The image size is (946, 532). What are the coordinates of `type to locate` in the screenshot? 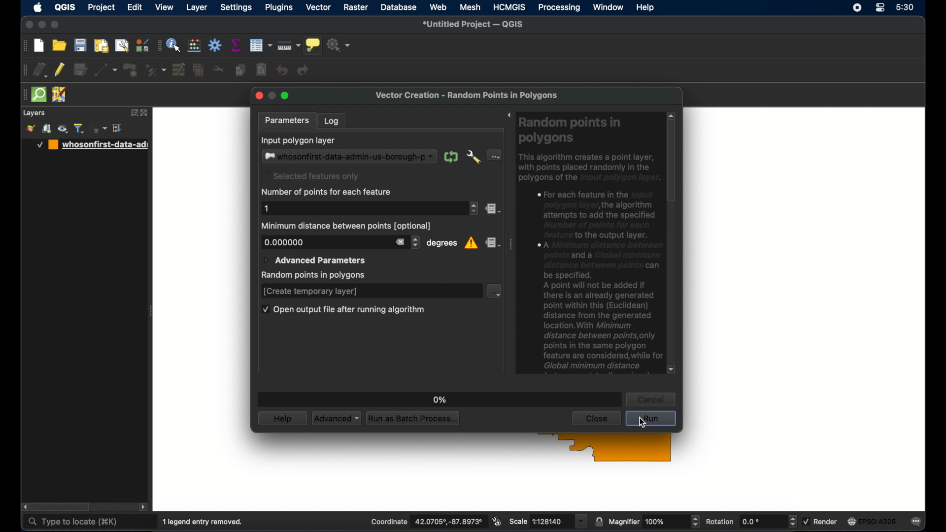 It's located at (74, 523).